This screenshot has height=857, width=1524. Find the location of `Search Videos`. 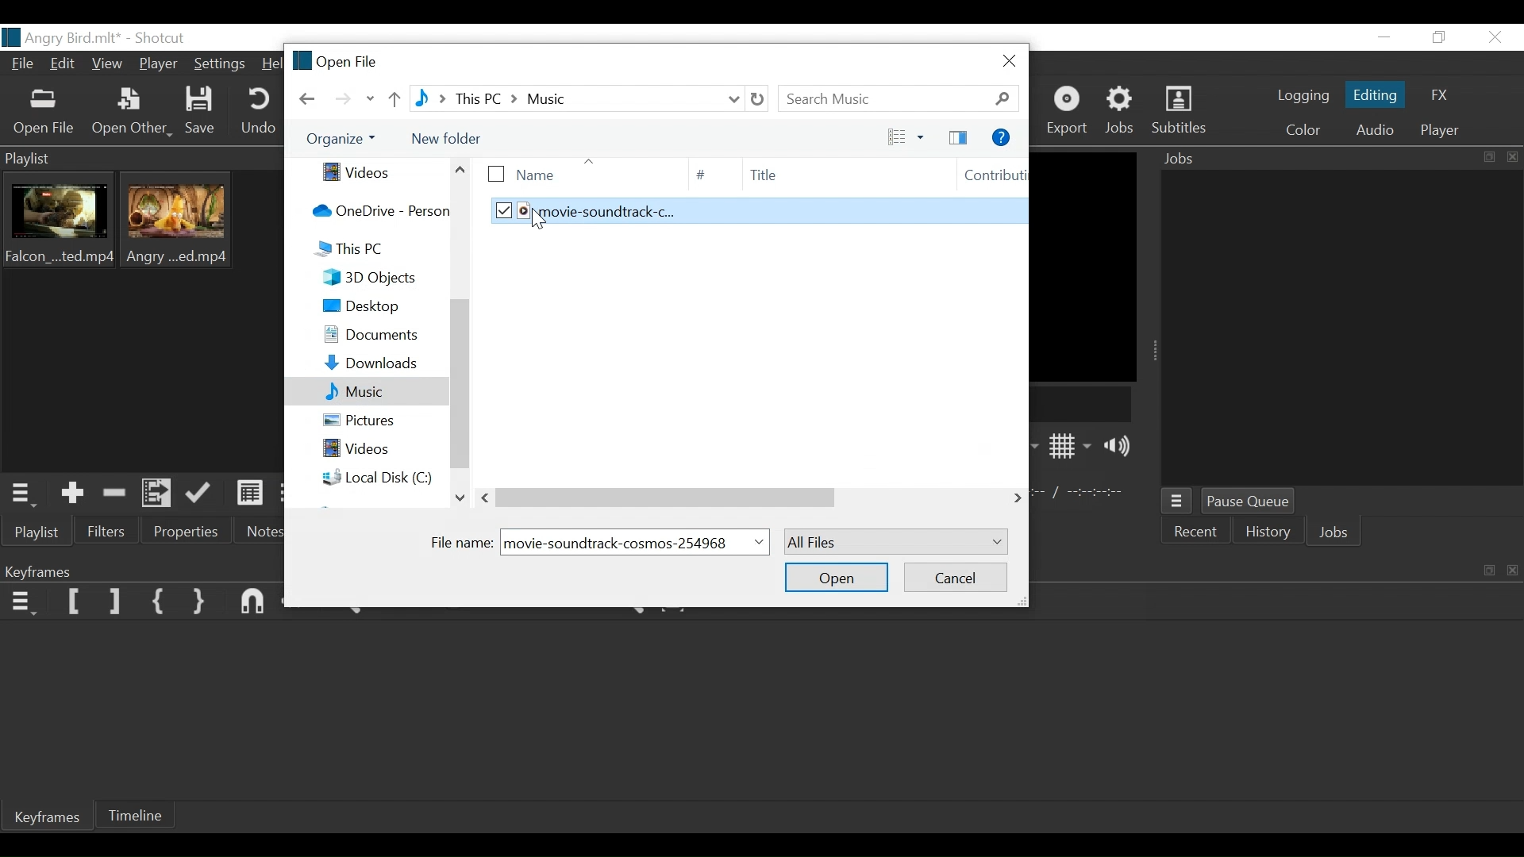

Search Videos is located at coordinates (899, 98).